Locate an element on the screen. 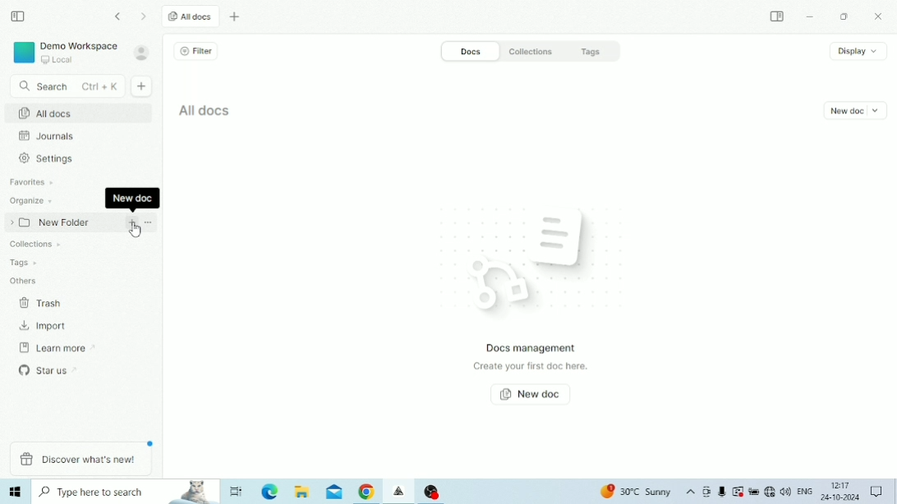 Image resolution: width=897 pixels, height=504 pixels. Tags is located at coordinates (23, 264).